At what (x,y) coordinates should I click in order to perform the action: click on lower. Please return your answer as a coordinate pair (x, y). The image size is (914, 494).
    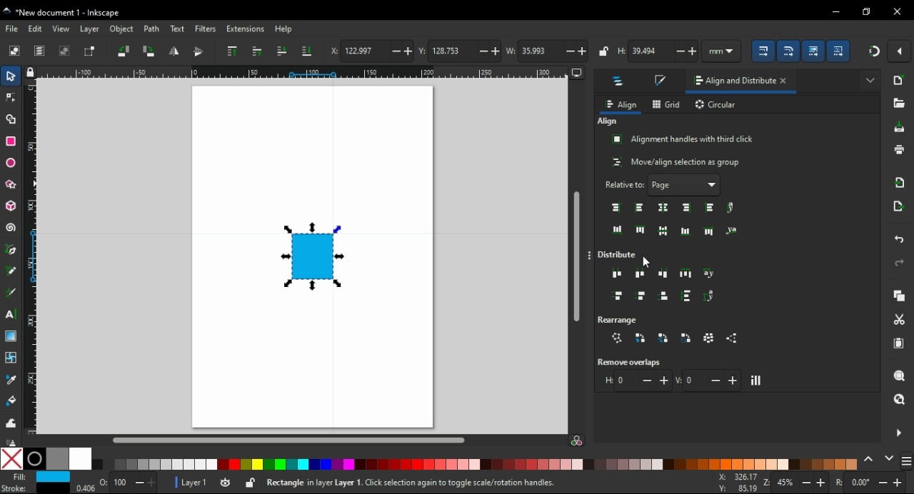
    Looking at the image, I should click on (281, 51).